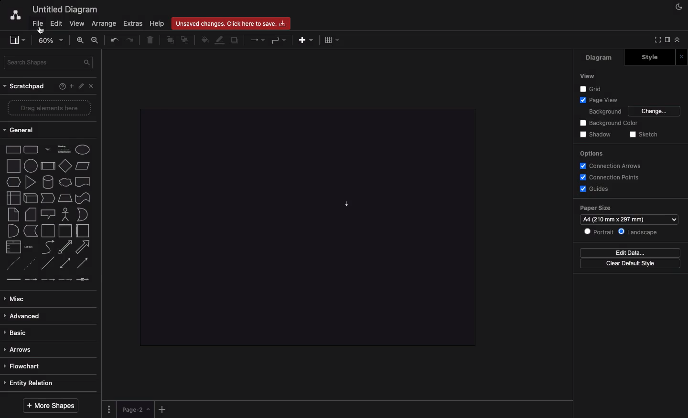 This screenshot has height=418, width=688. Describe the element at coordinates (72, 85) in the screenshot. I see `Add` at that location.